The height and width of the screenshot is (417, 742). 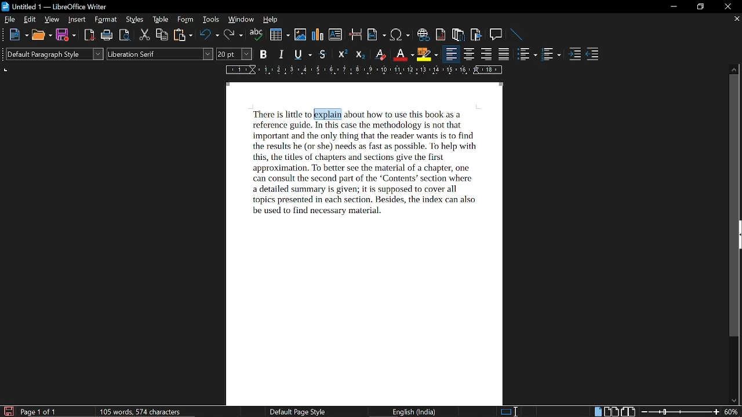 What do you see at coordinates (279, 35) in the screenshot?
I see `insert table` at bounding box center [279, 35].